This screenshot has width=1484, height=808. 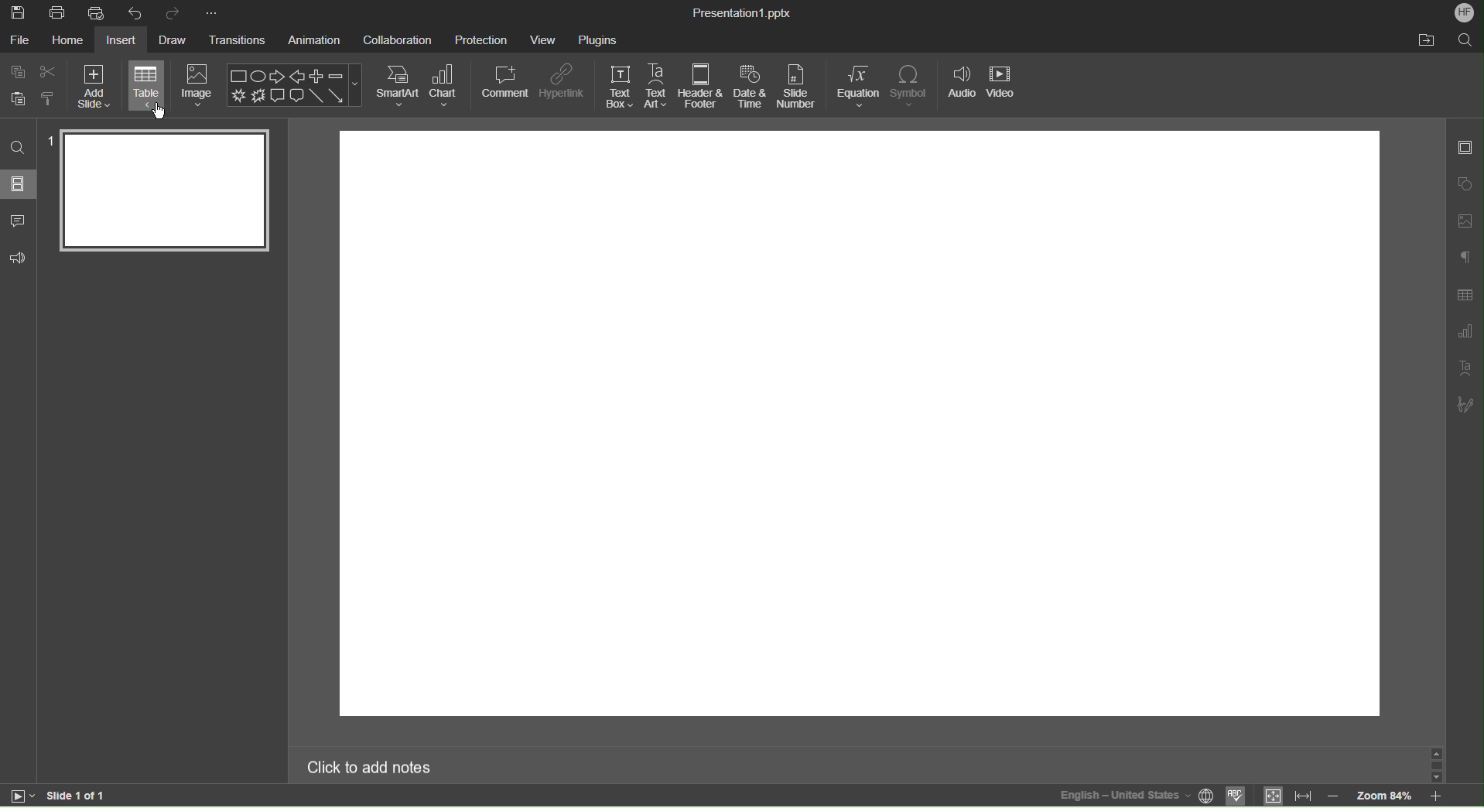 I want to click on Text Art, so click(x=657, y=86).